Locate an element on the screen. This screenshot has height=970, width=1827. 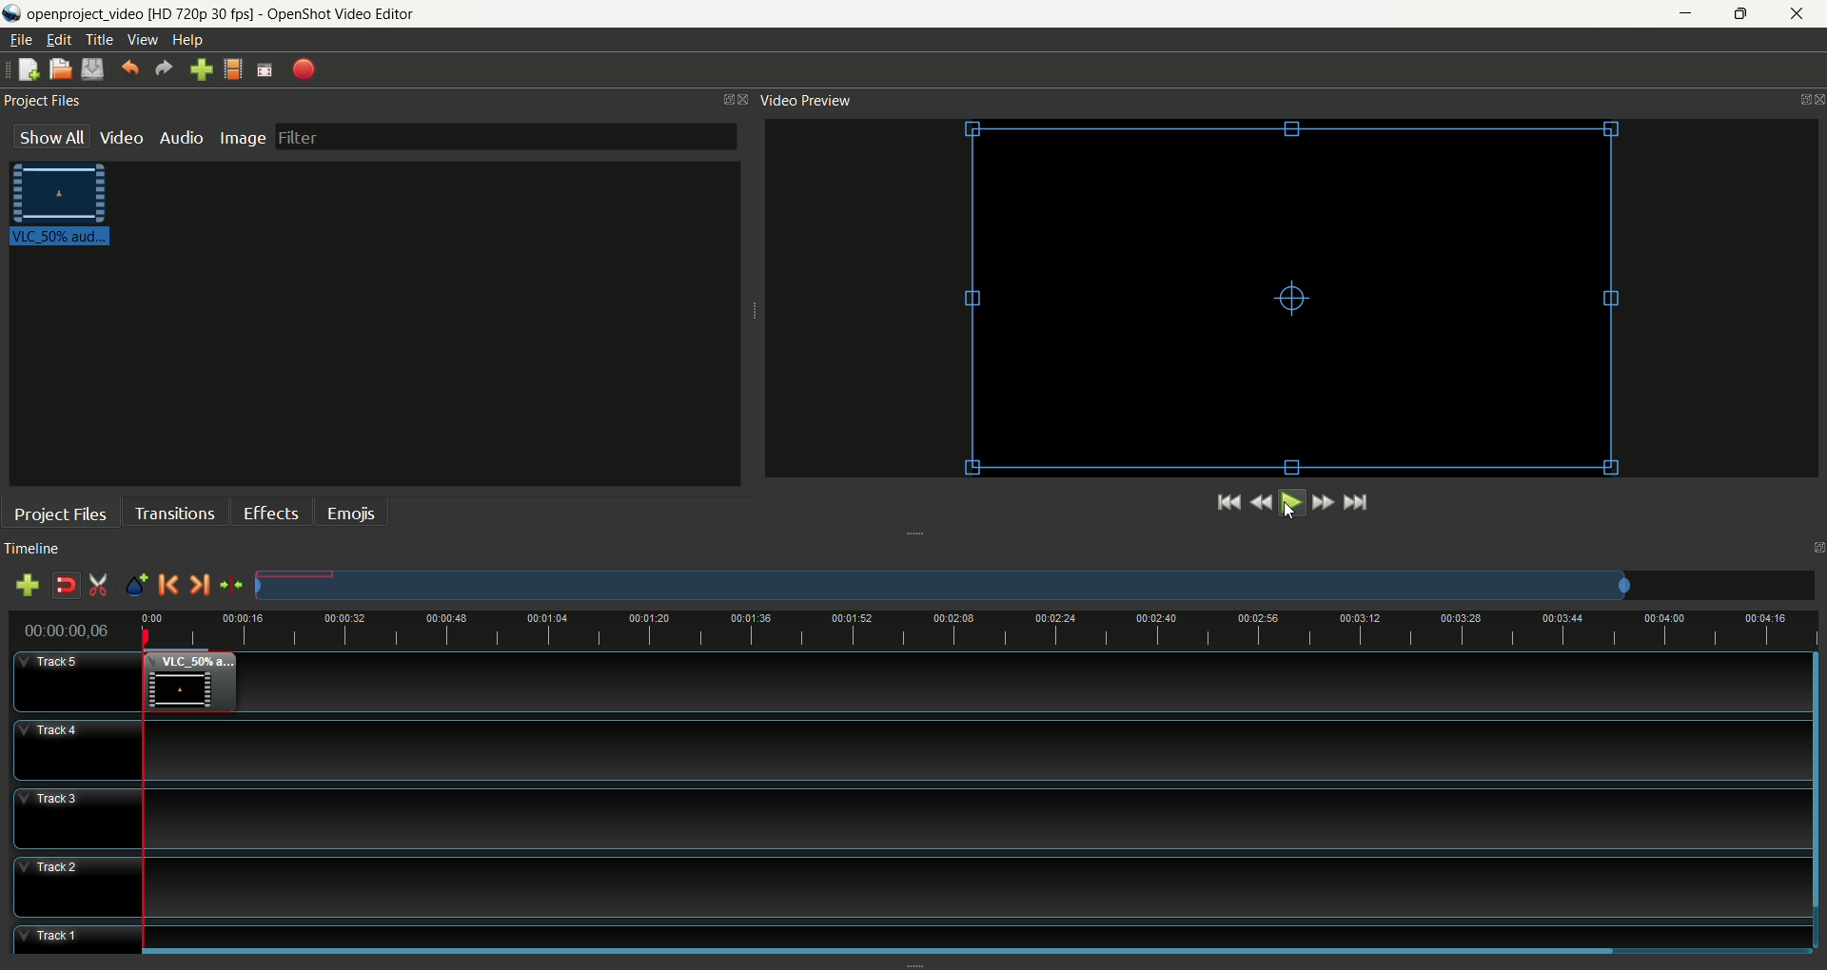
transition is located at coordinates (174, 512).